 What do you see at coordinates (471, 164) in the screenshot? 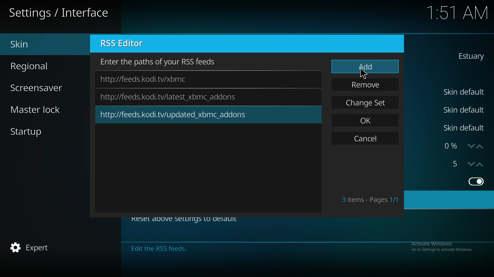
I see `decrease stereoscopic 3d effect strength` at bounding box center [471, 164].